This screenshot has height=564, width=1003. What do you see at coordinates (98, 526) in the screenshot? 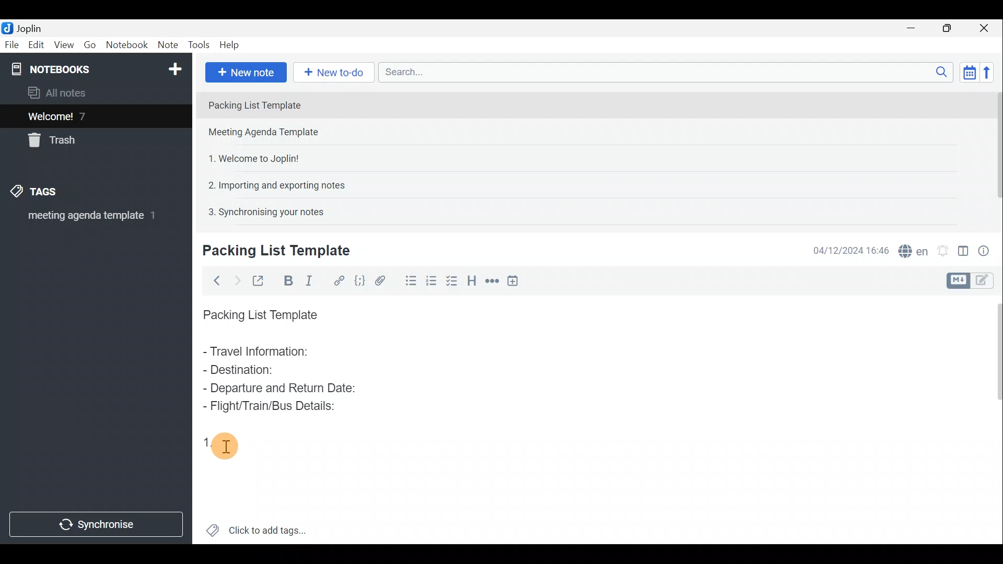
I see `Synchronise` at bounding box center [98, 526].